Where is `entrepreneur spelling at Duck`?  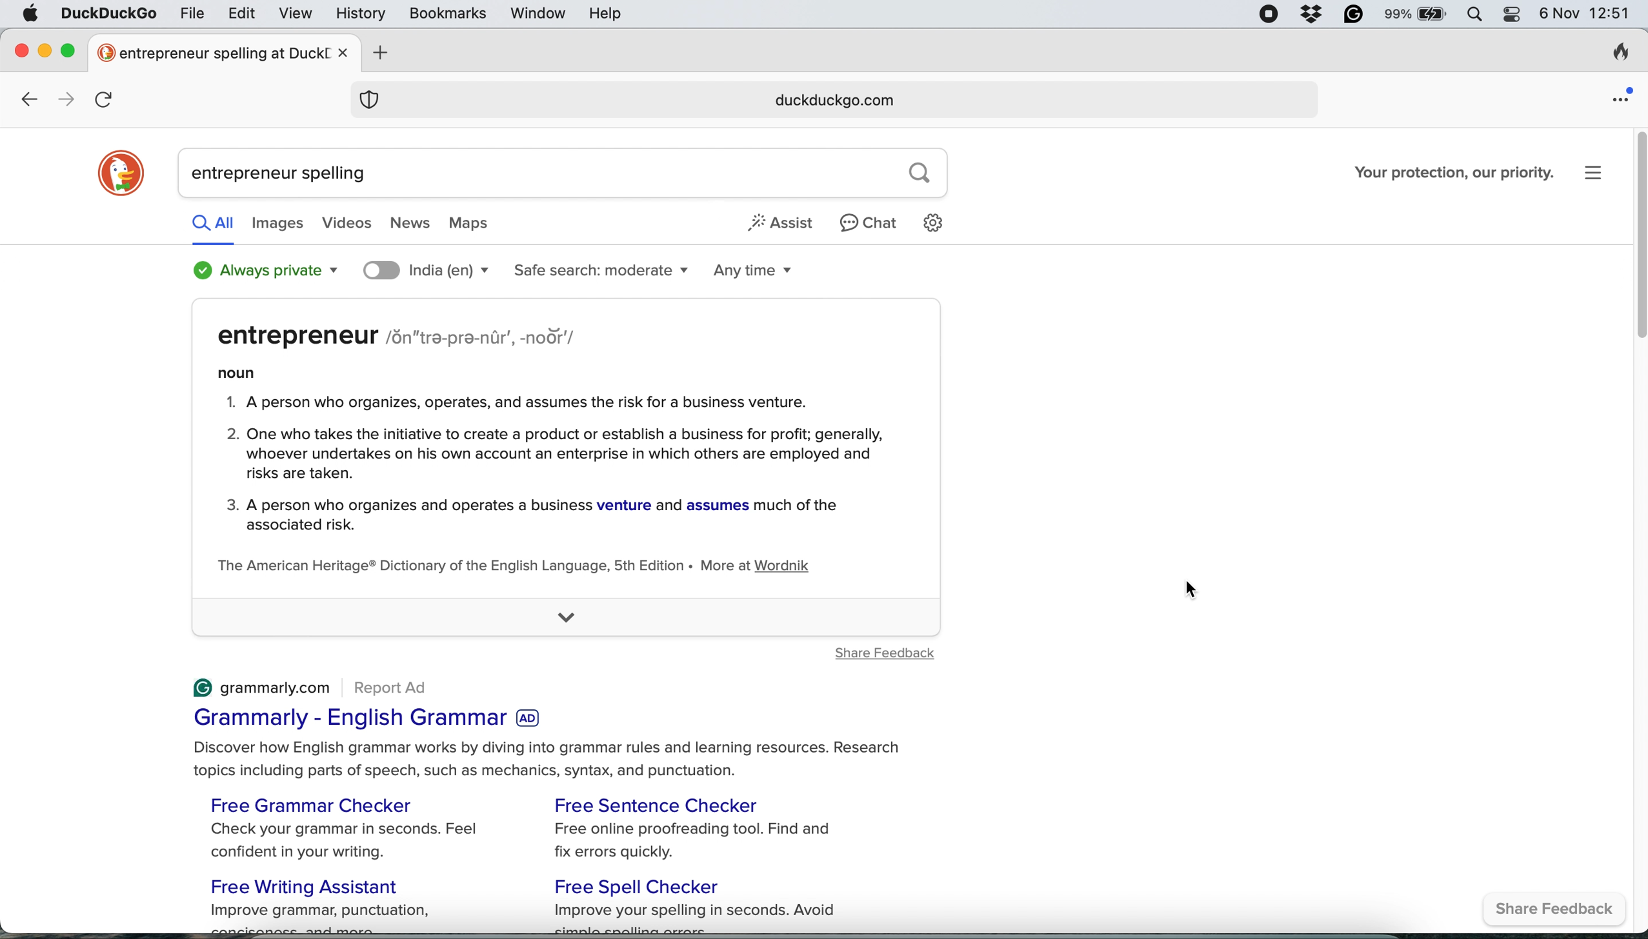
entrepreneur spelling at Duck is located at coordinates (224, 50).